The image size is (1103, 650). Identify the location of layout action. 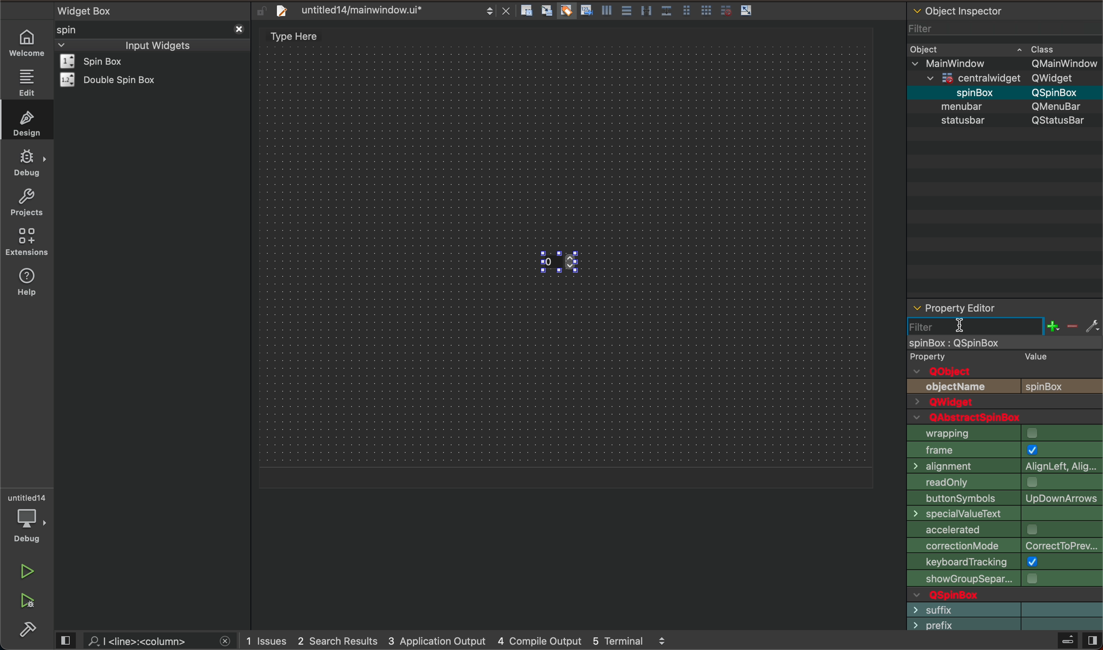
(640, 9).